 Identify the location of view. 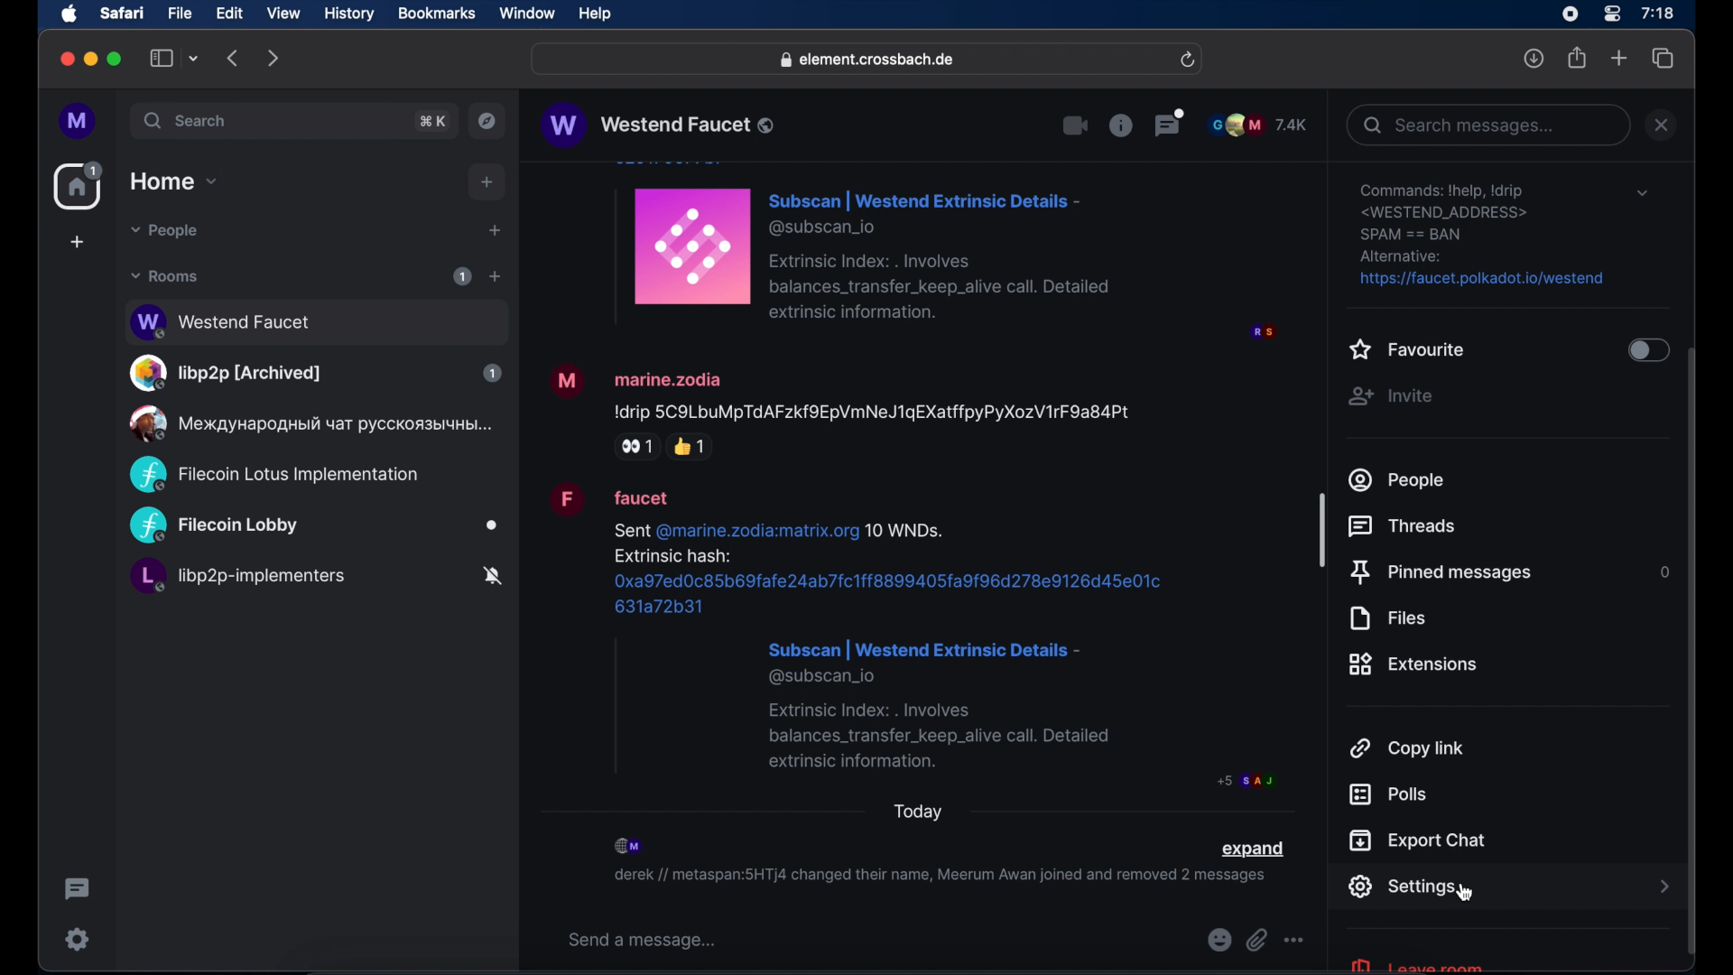
(283, 14).